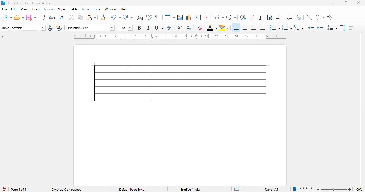 This screenshot has height=192, width=365. I want to click on zoom out, so click(318, 189).